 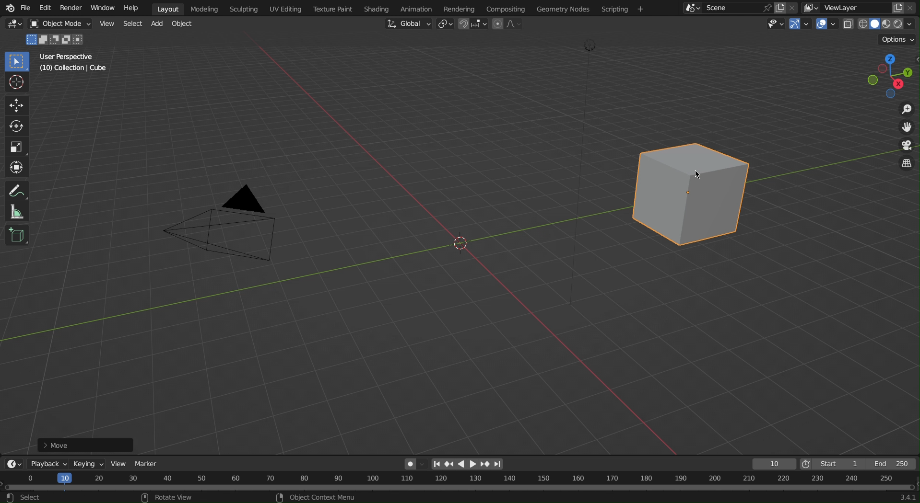 What do you see at coordinates (17, 84) in the screenshot?
I see `Cursor` at bounding box center [17, 84].